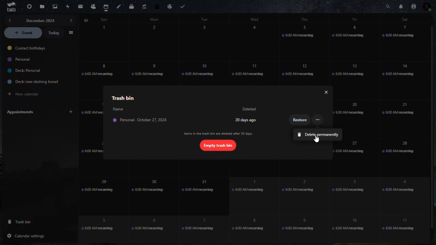 This screenshot has width=436, height=245. I want to click on 8, so click(97, 72).